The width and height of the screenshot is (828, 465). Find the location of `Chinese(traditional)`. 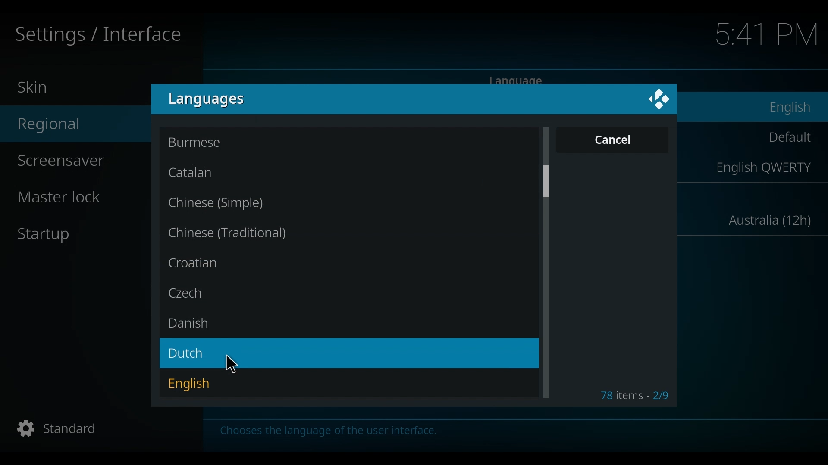

Chinese(traditional) is located at coordinates (232, 234).